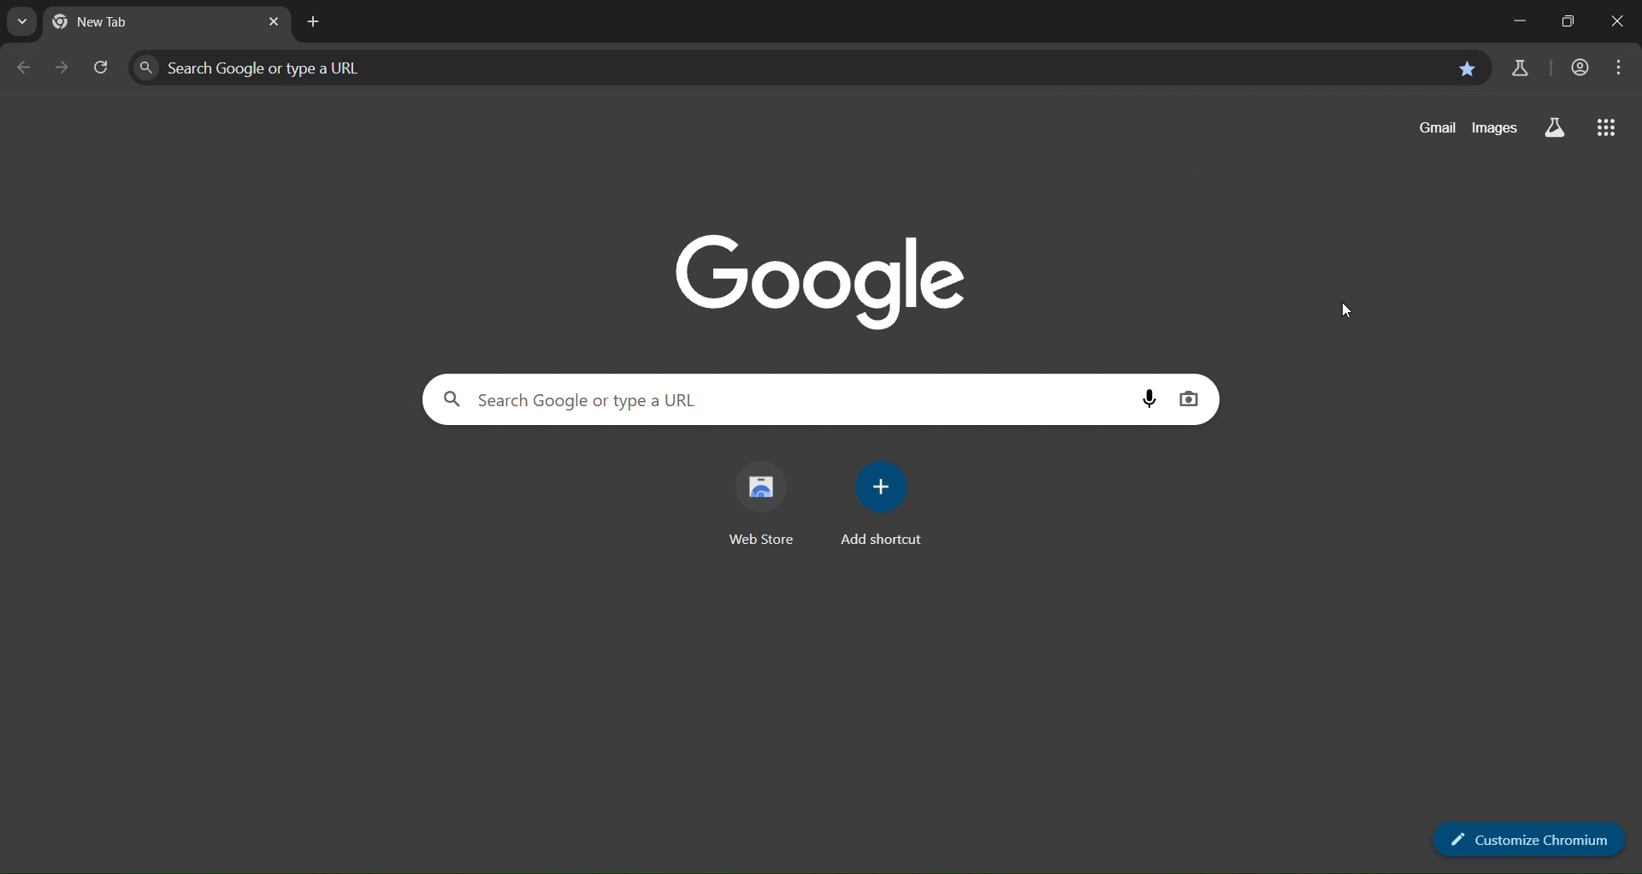 The width and height of the screenshot is (1642, 874). What do you see at coordinates (1557, 128) in the screenshot?
I see `search labs` at bounding box center [1557, 128].